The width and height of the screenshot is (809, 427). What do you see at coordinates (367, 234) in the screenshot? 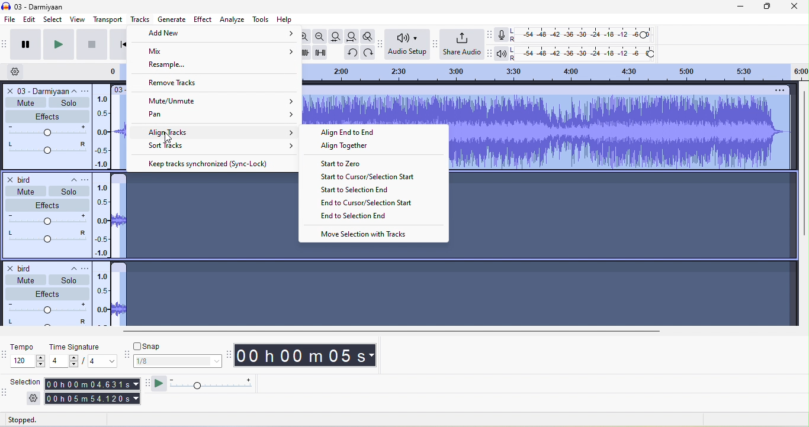
I see `move selection with tracks` at bounding box center [367, 234].